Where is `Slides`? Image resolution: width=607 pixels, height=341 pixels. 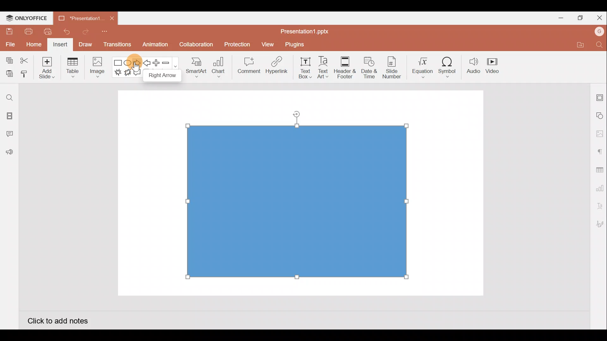 Slides is located at coordinates (9, 117).